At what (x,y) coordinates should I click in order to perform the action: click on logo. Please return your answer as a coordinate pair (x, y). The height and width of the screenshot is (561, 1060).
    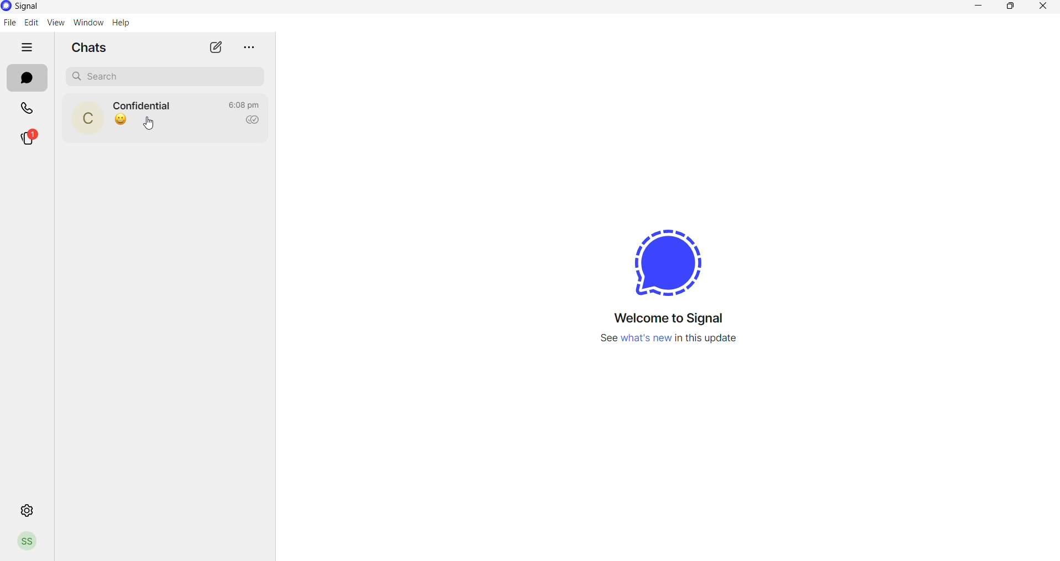
    Looking at the image, I should click on (670, 264).